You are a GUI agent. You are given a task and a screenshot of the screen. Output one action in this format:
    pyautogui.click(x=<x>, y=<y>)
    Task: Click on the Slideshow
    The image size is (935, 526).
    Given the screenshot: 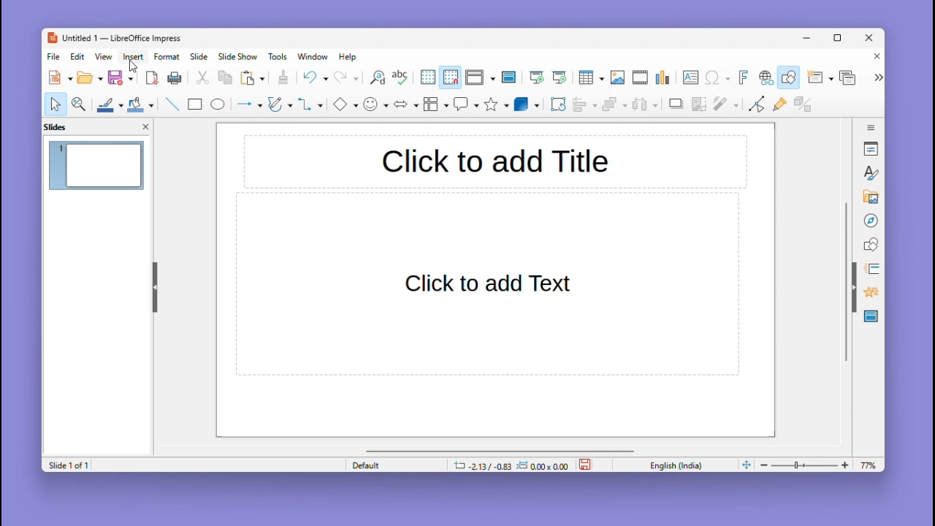 What is the action you would take?
    pyautogui.click(x=239, y=57)
    